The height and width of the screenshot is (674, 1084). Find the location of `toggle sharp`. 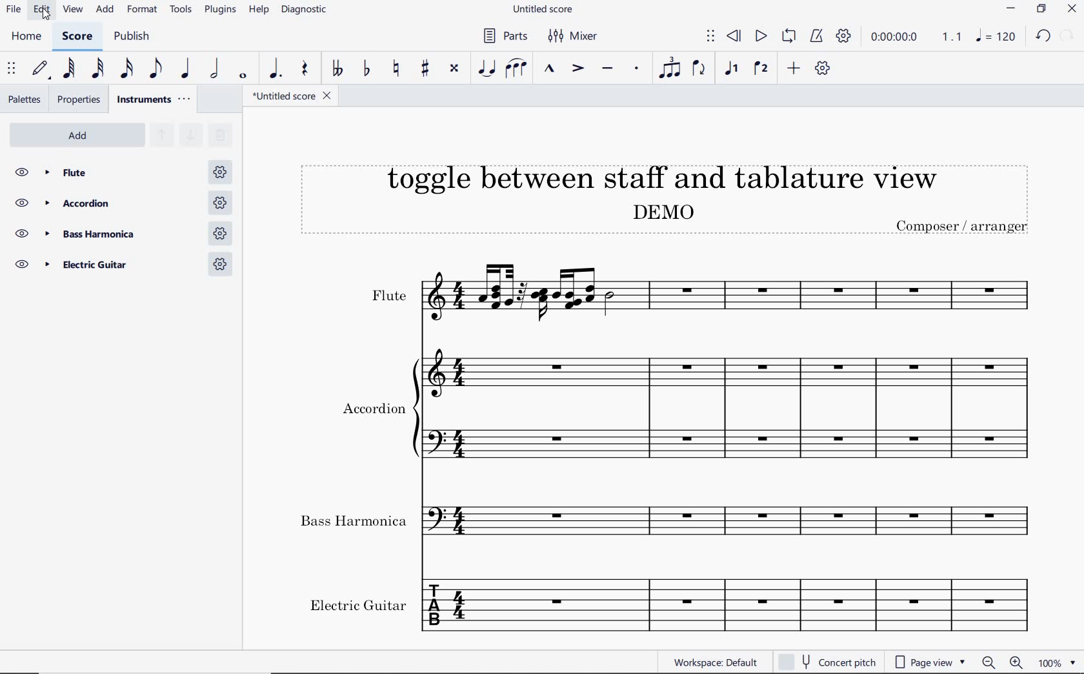

toggle sharp is located at coordinates (425, 69).